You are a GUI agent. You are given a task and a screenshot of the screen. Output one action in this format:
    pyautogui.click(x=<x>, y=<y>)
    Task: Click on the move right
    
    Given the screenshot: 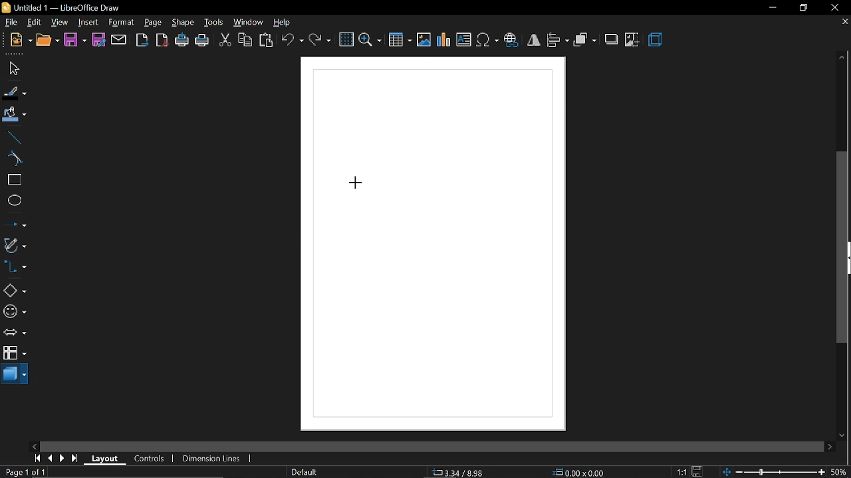 What is the action you would take?
    pyautogui.click(x=832, y=448)
    